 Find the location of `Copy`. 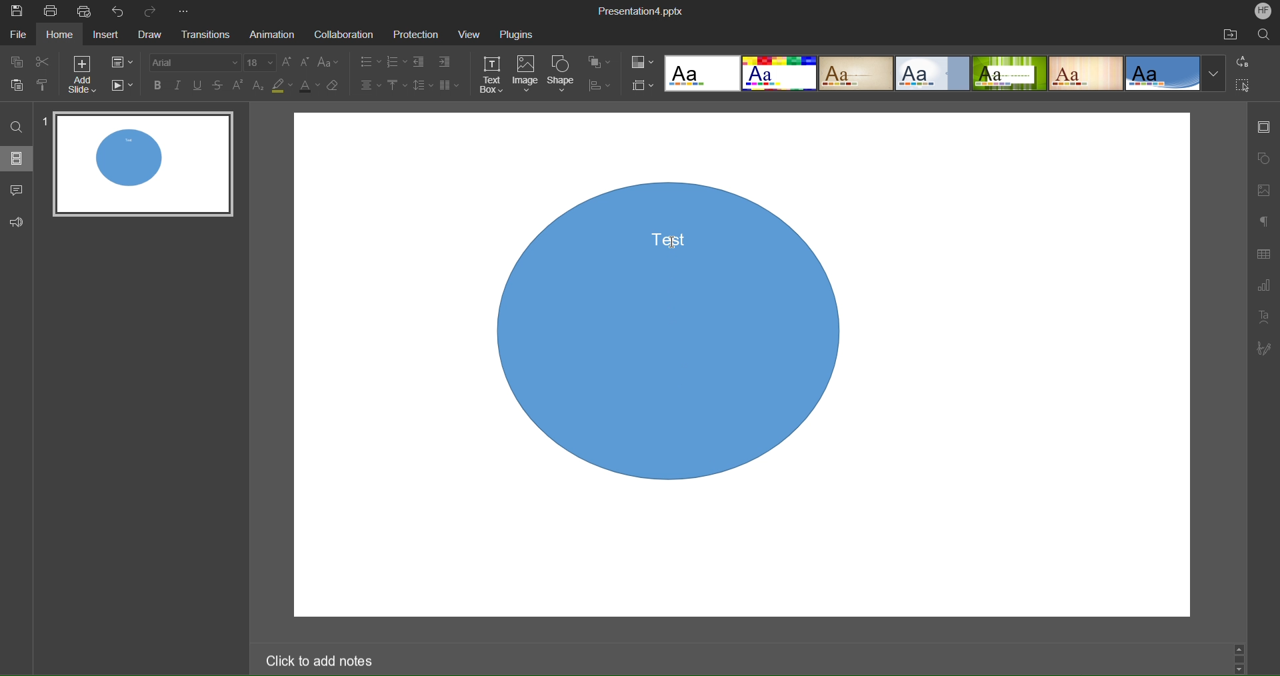

Copy is located at coordinates (16, 64).